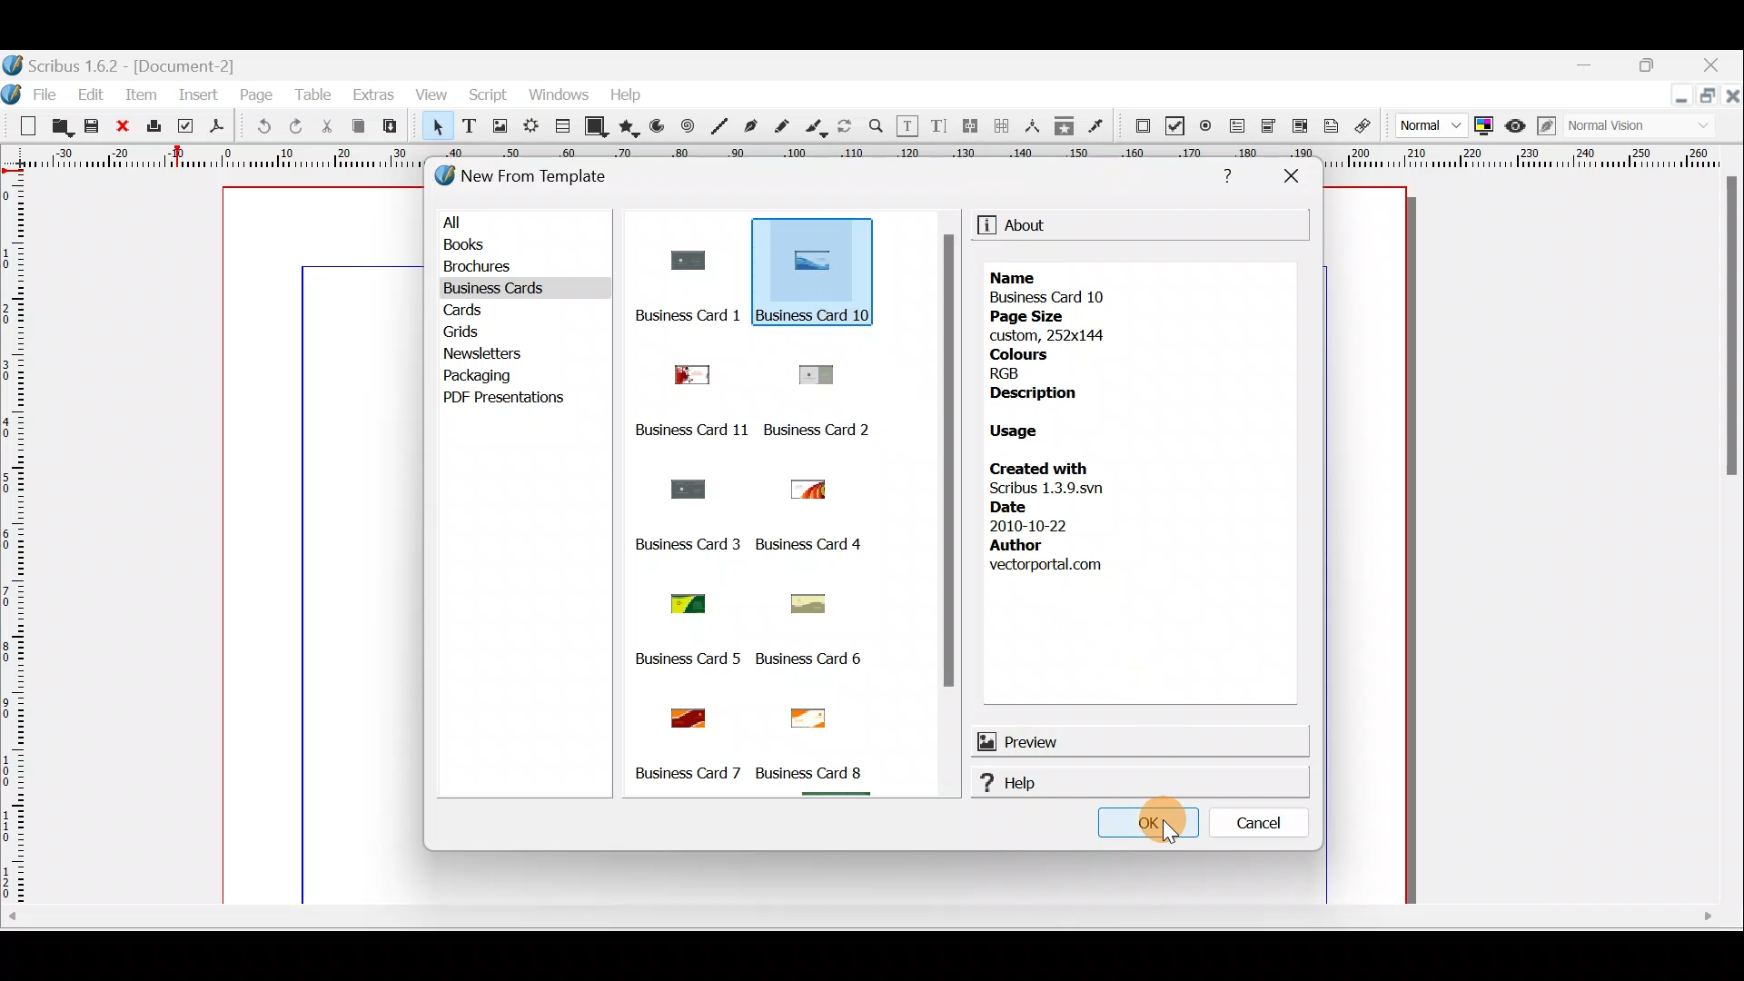 This screenshot has width=1744, height=981. I want to click on Newsletters, so click(482, 353).